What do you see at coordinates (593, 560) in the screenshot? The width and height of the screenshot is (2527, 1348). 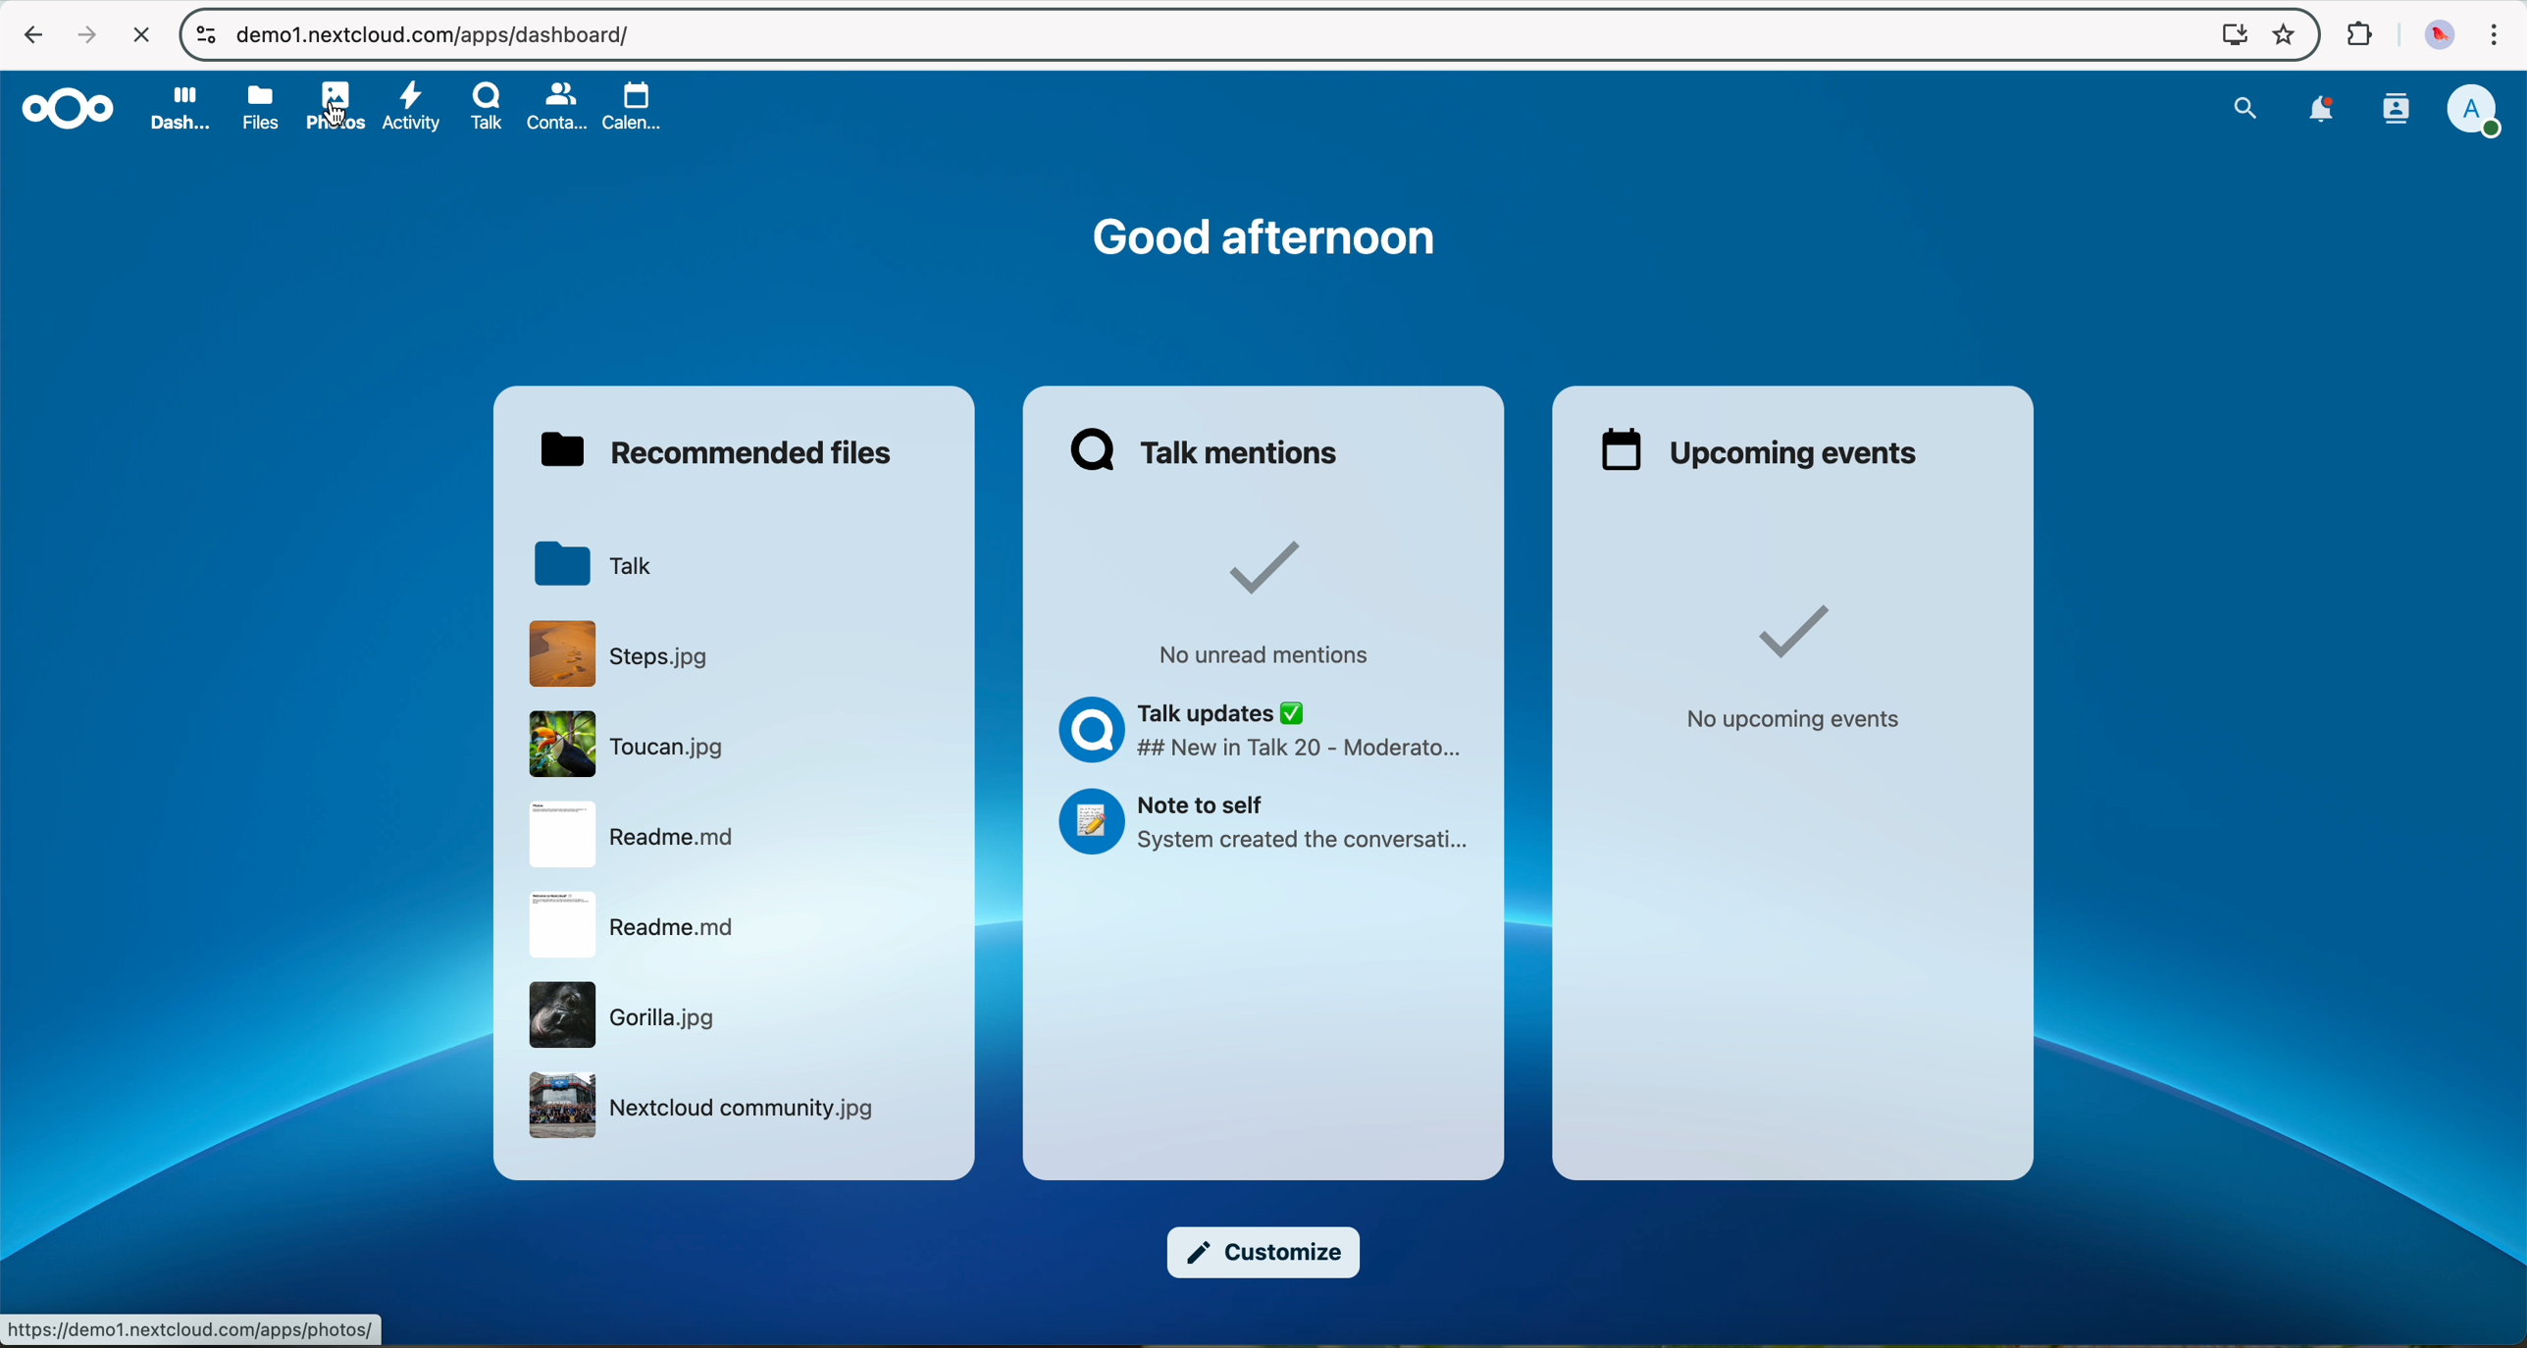 I see `Talk folder` at bounding box center [593, 560].